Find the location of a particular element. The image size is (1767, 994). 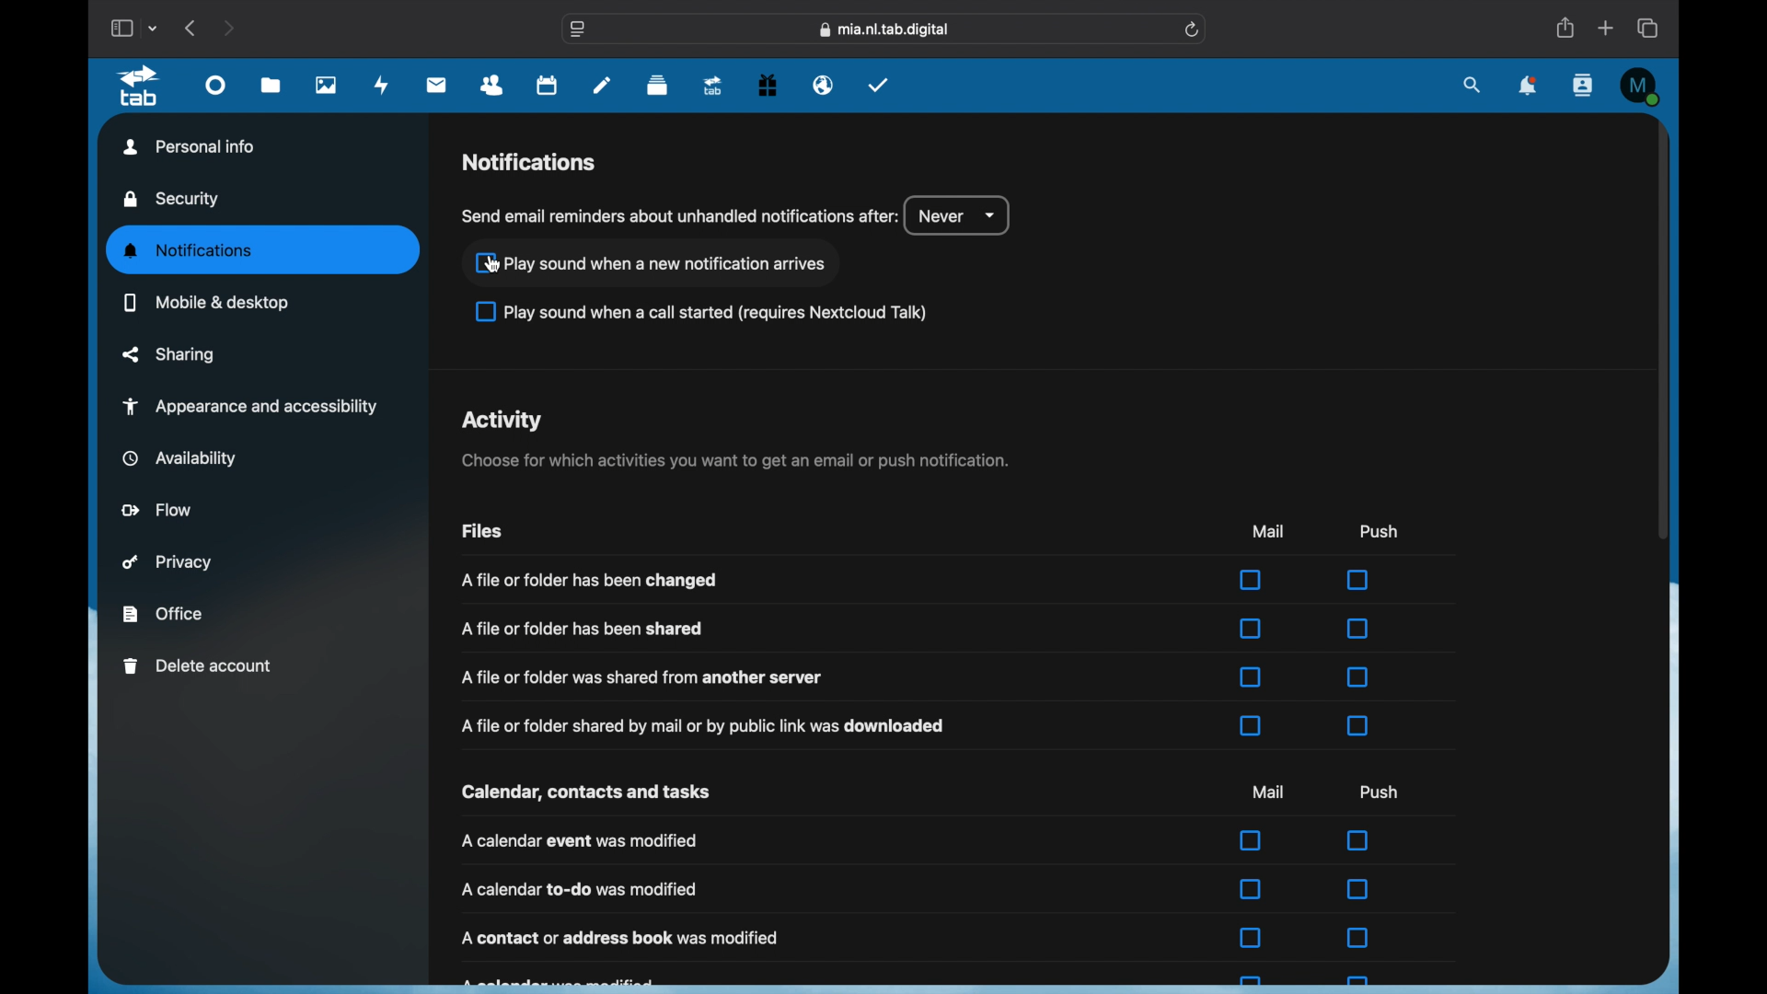

notifications is located at coordinates (189, 251).